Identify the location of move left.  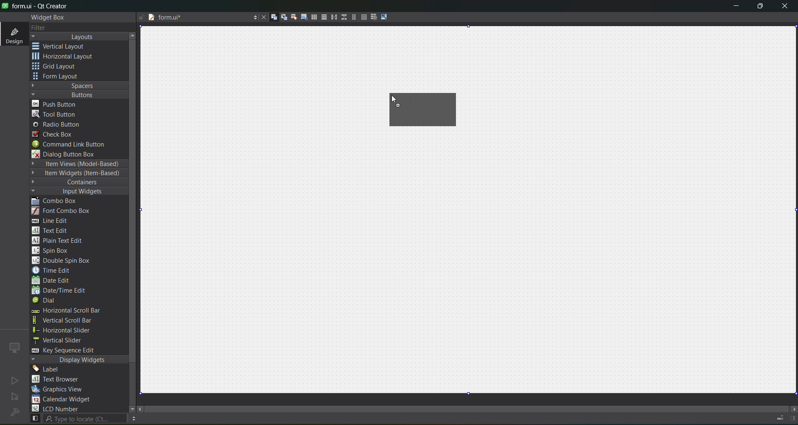
(141, 410).